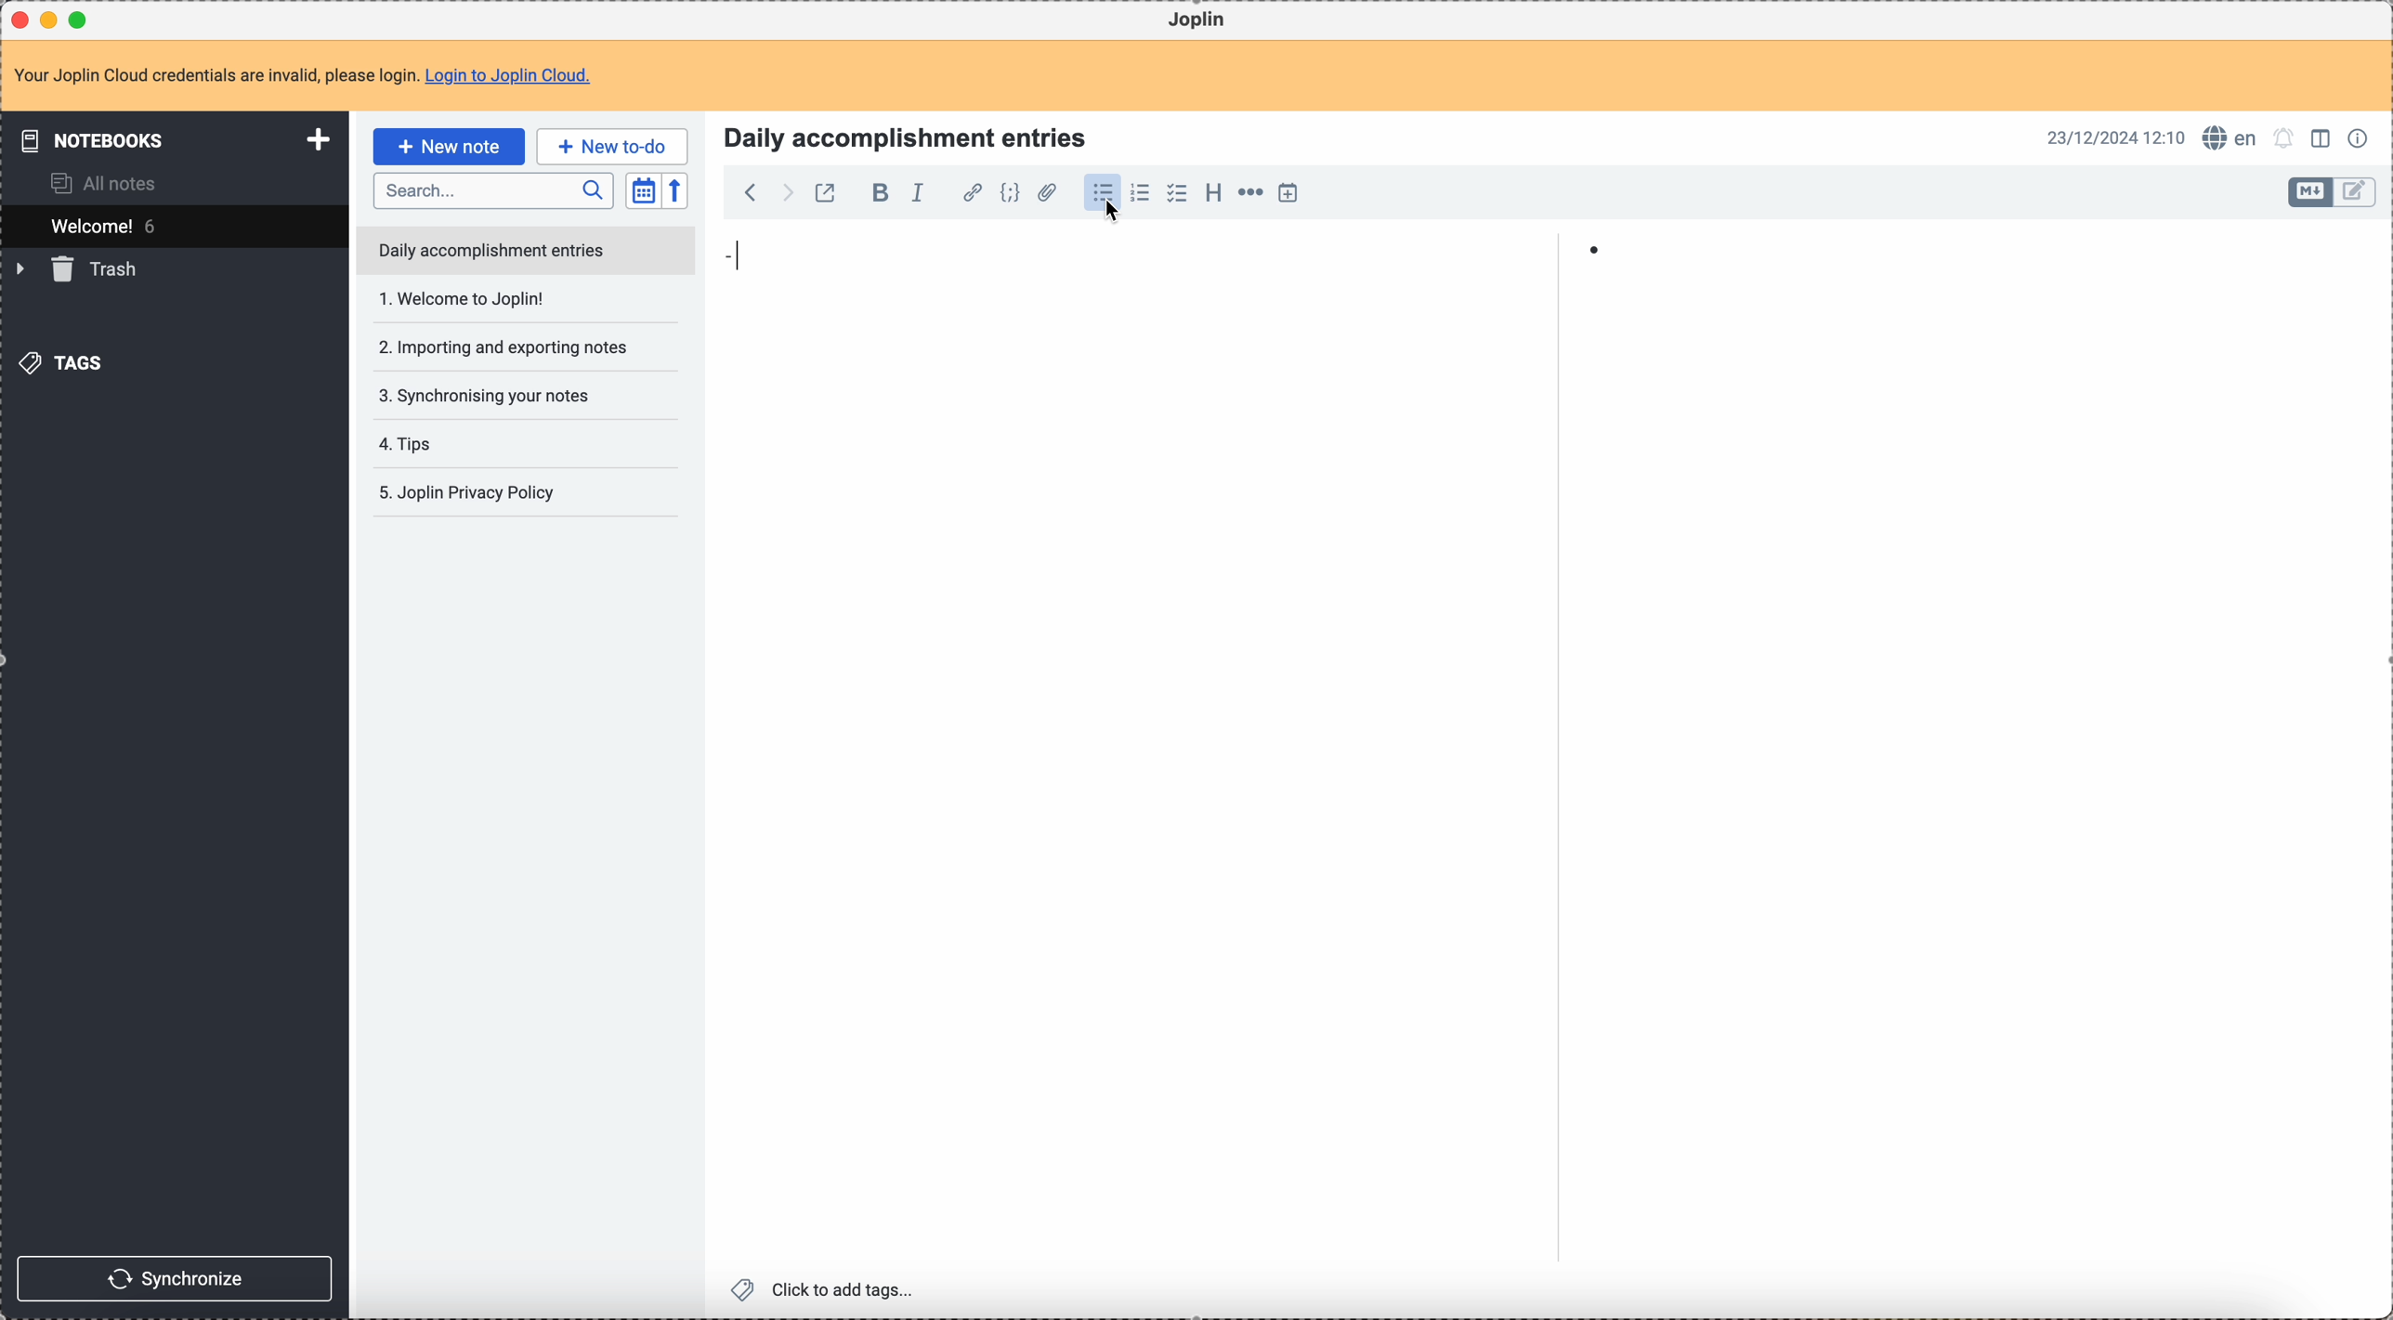  I want to click on bold, so click(875, 194).